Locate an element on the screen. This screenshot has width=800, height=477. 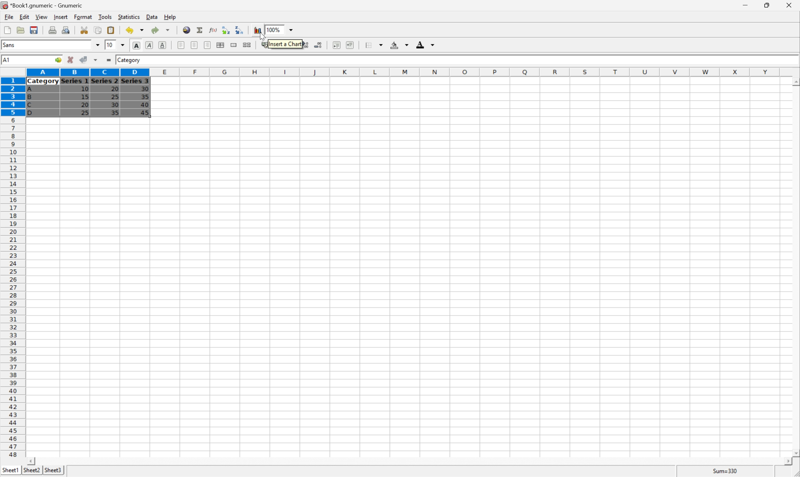
Row numbers is located at coordinates (12, 267).